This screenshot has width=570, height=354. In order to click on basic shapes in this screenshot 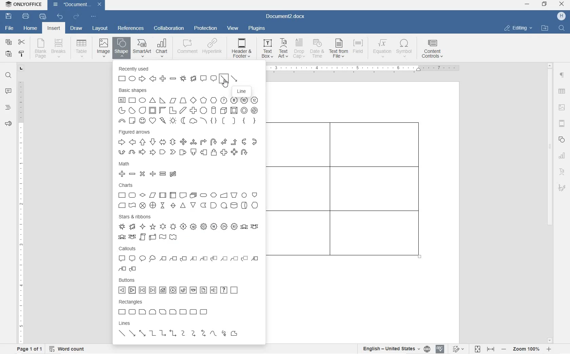, I will do `click(190, 106)`.